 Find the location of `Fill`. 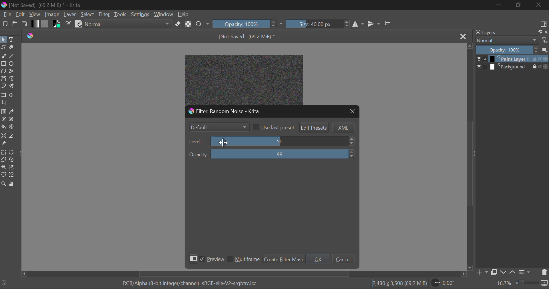

Fill is located at coordinates (3, 126).